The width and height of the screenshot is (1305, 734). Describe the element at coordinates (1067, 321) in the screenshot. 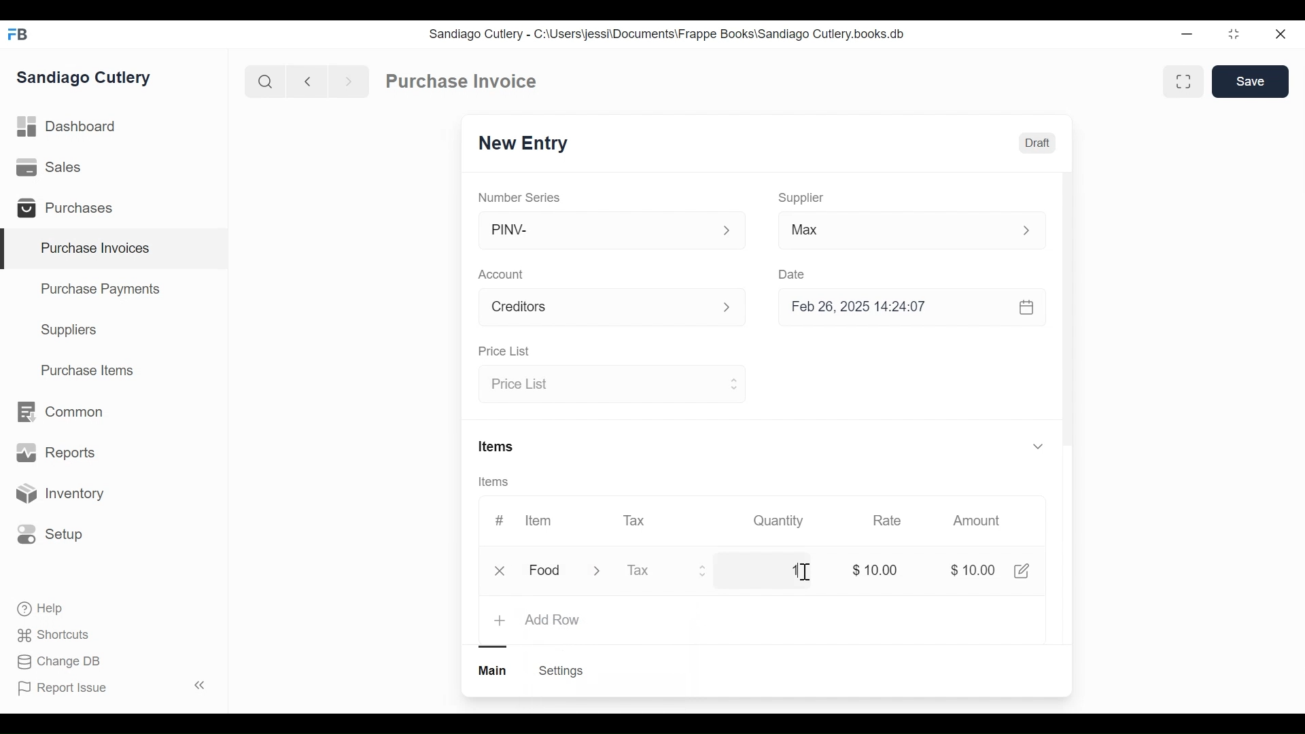

I see `Vertical Scroll bar` at that location.